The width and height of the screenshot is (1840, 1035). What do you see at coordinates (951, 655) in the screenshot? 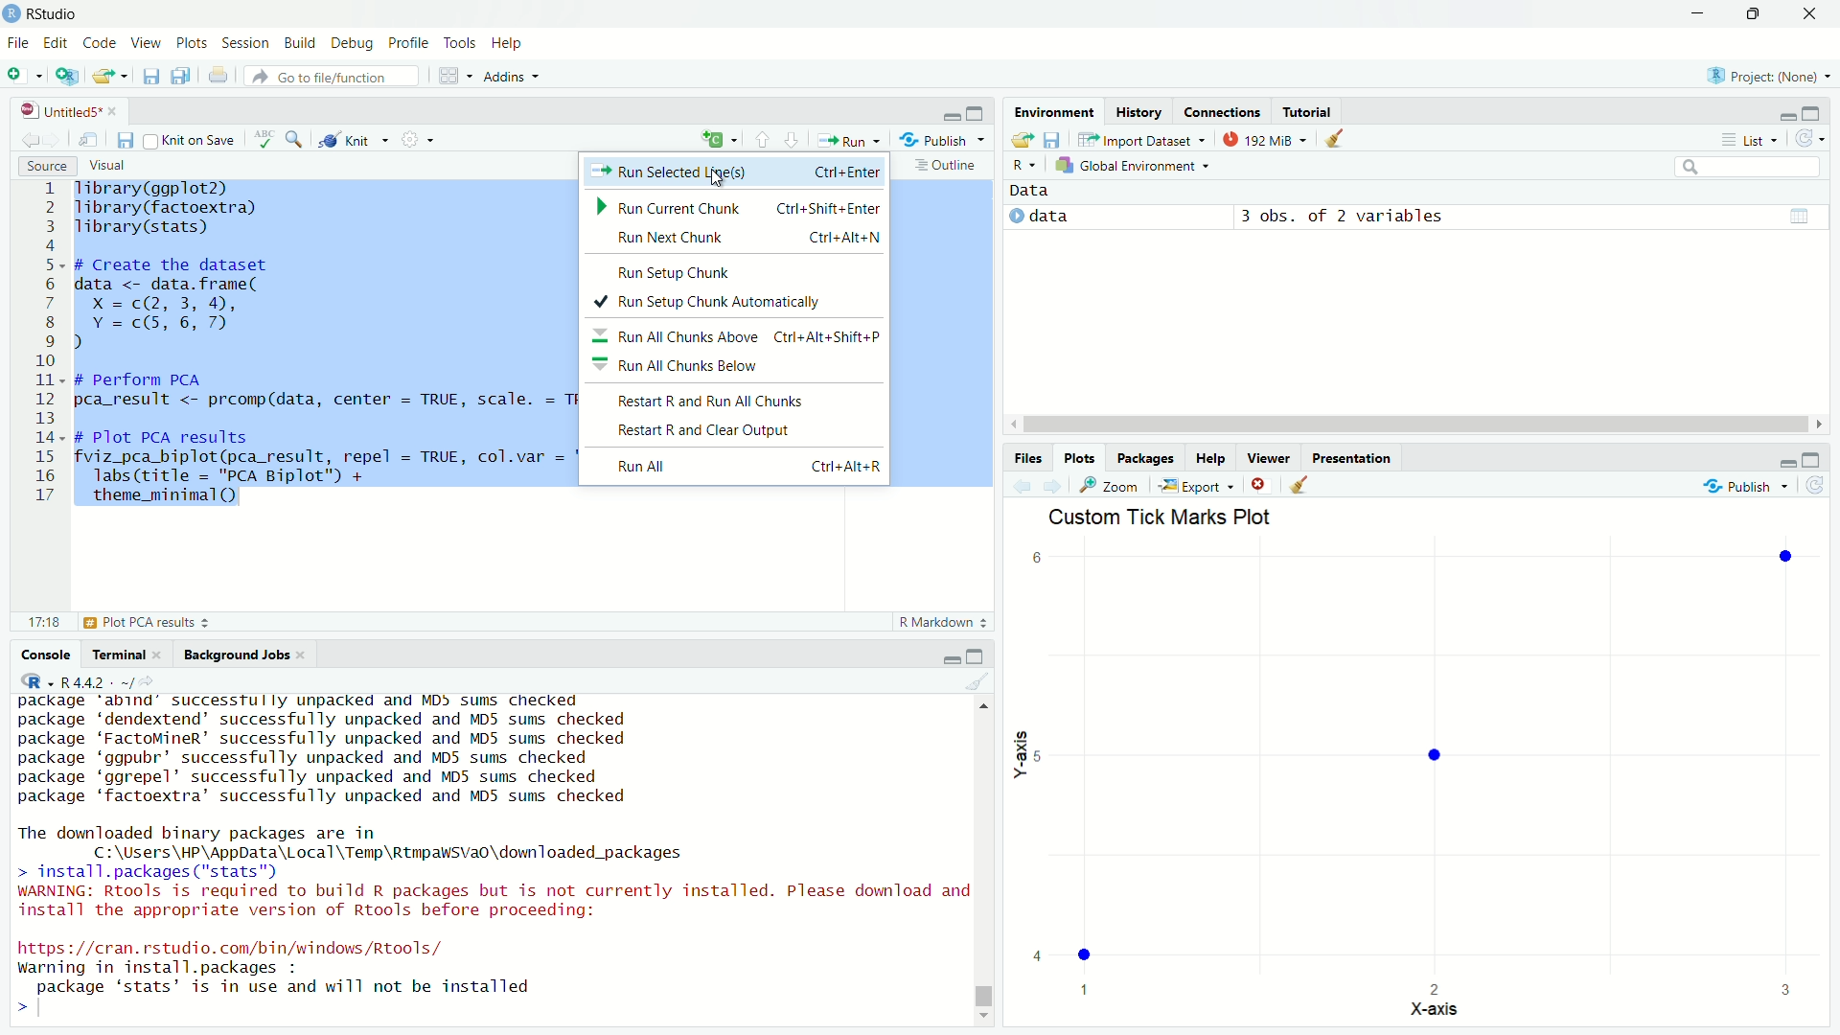
I see `minimize` at bounding box center [951, 655].